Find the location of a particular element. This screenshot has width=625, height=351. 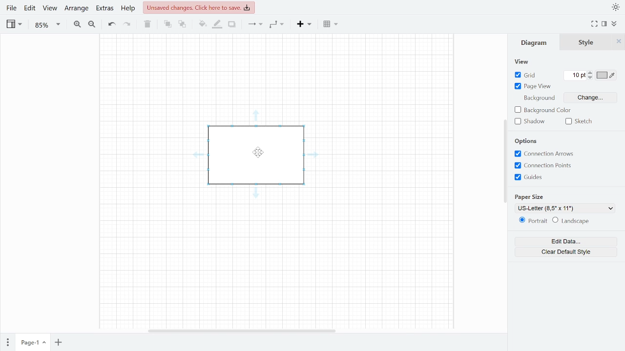

Style is located at coordinates (586, 42).